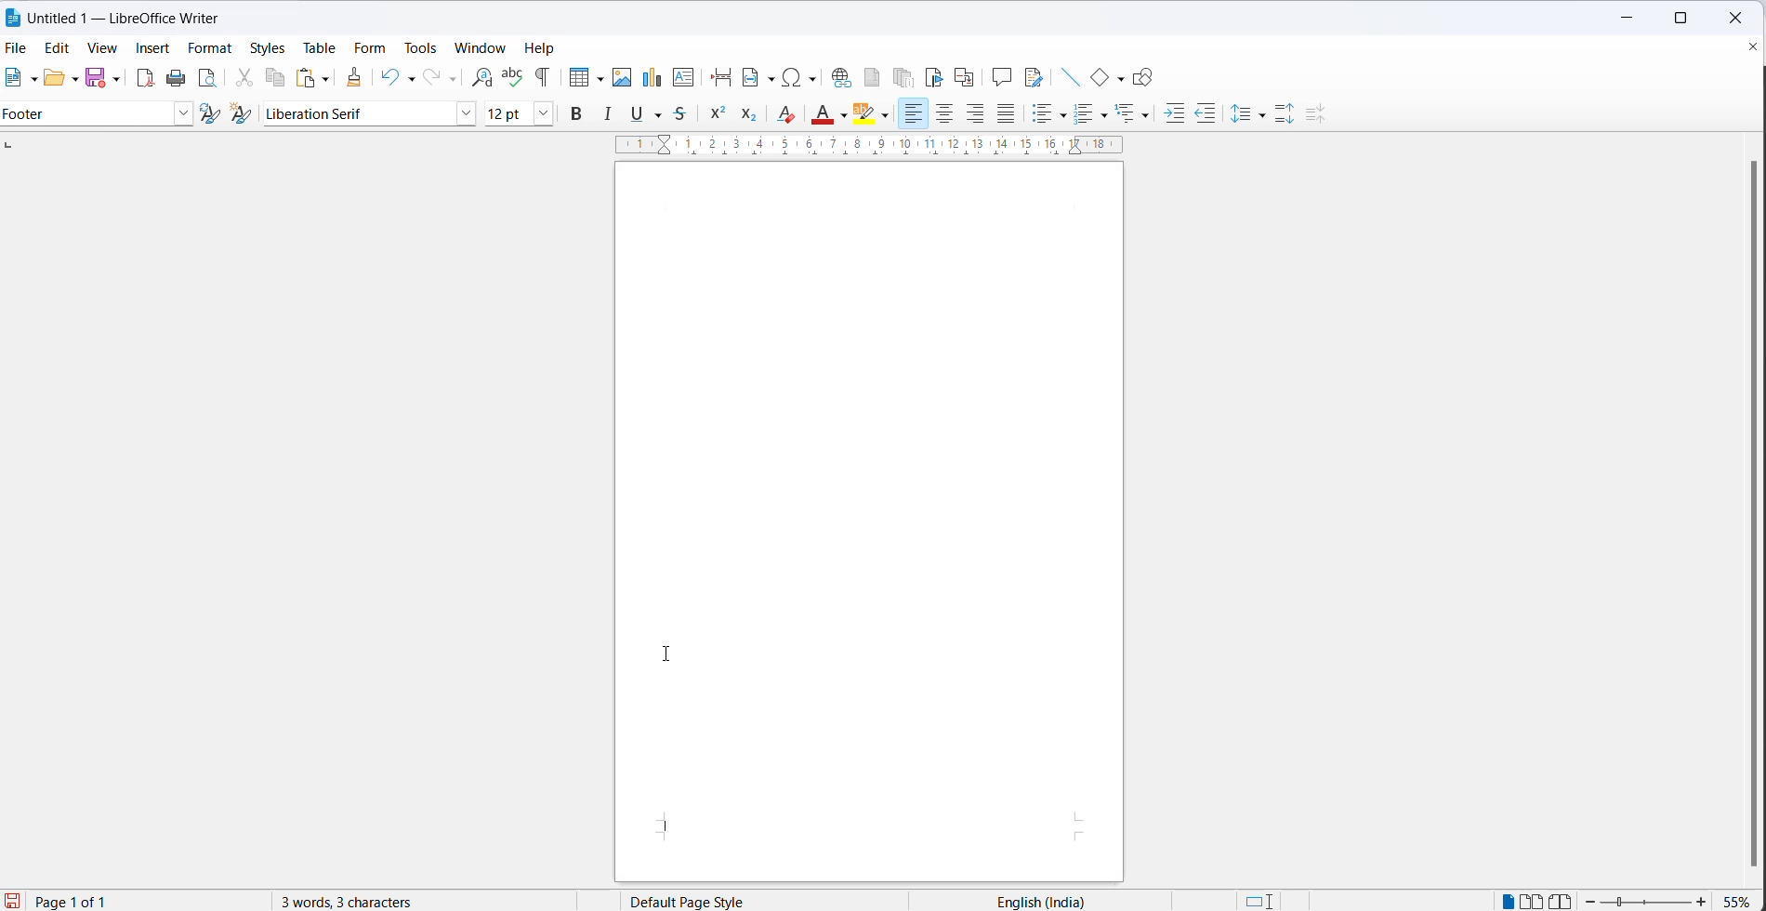 This screenshot has width=1766, height=911. I want to click on character highlighting icon, so click(866, 113).